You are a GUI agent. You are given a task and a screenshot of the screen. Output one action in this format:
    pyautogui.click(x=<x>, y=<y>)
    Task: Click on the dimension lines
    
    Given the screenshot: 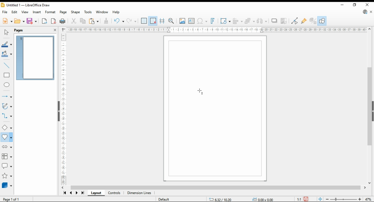 What is the action you would take?
    pyautogui.click(x=139, y=193)
    